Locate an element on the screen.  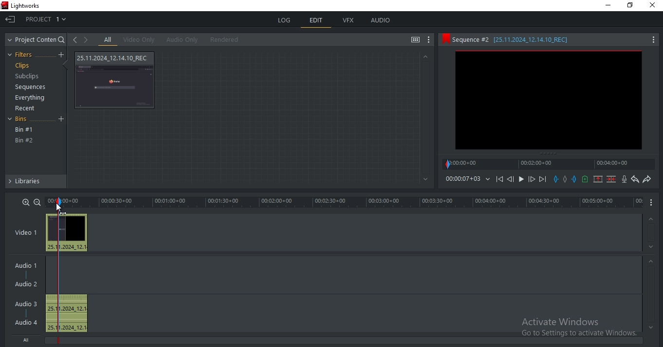
Previous is located at coordinates (510, 179).